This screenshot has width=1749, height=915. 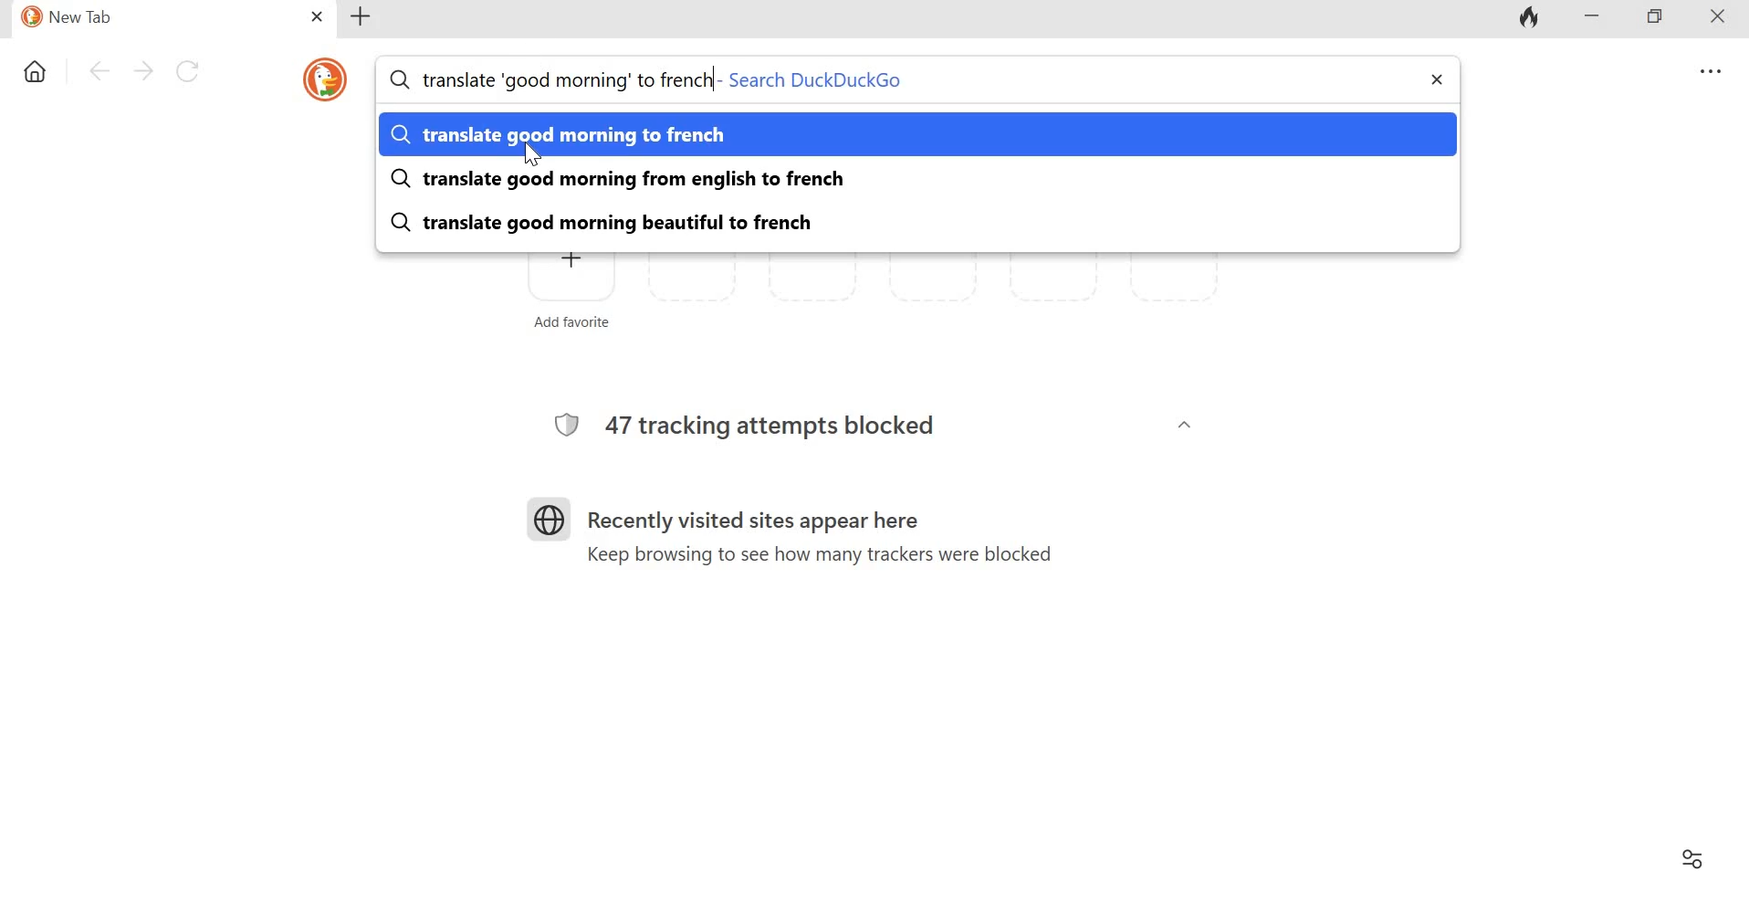 I want to click on 47 tracking attempts blocked, so click(x=778, y=426).